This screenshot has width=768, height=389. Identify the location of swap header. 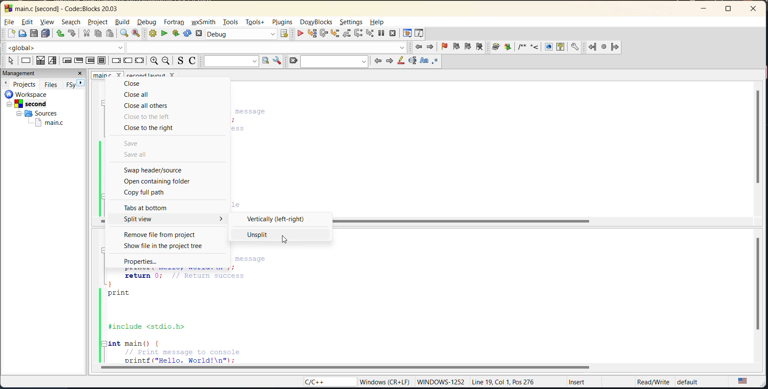
(158, 170).